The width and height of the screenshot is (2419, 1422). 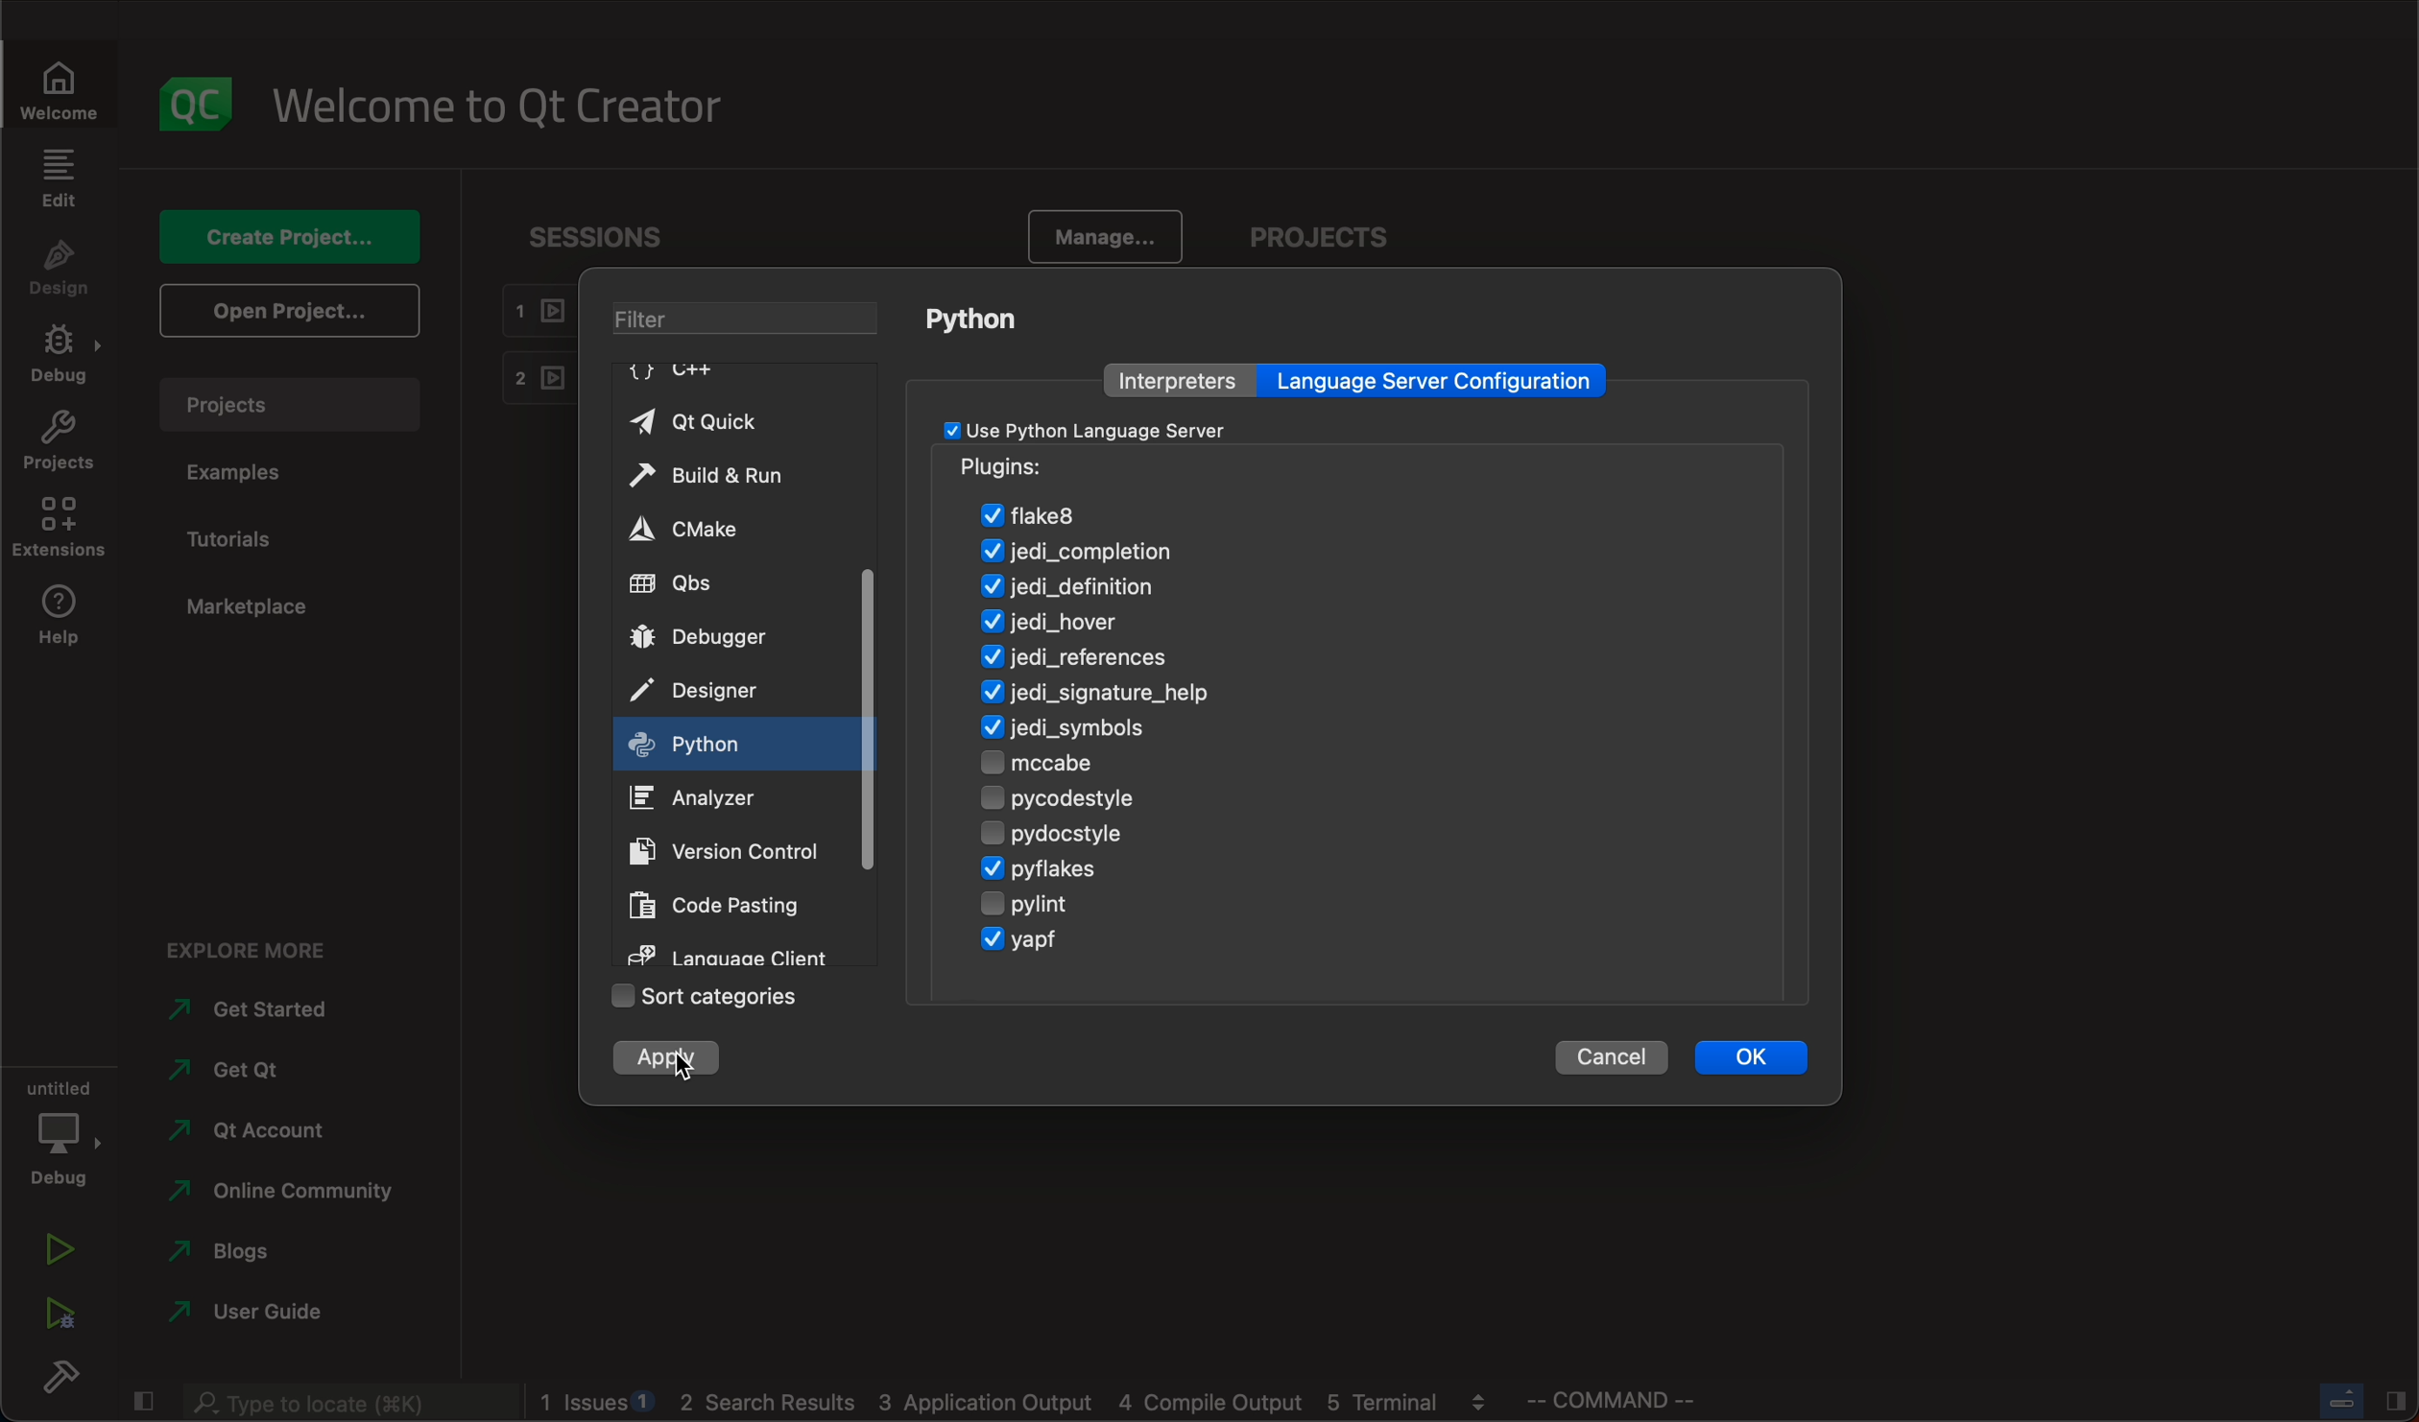 What do you see at coordinates (1106, 585) in the screenshot?
I see `definition` at bounding box center [1106, 585].